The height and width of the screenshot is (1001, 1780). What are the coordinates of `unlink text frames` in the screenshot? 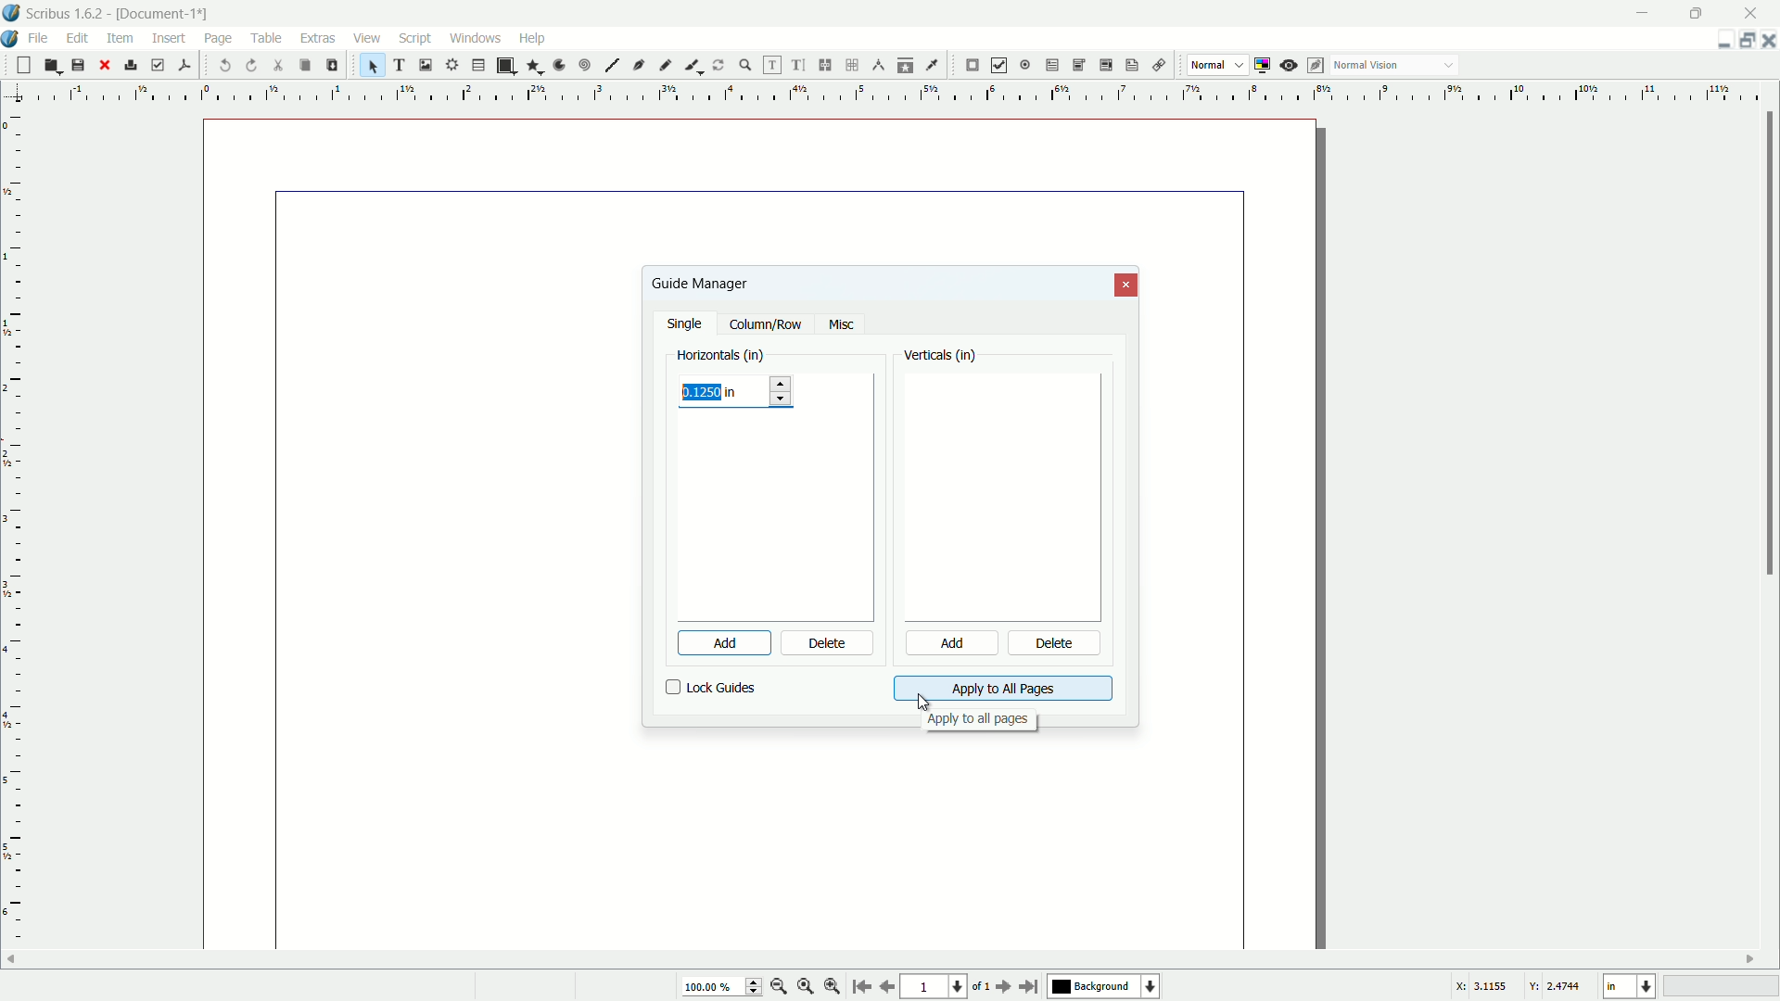 It's located at (855, 65).